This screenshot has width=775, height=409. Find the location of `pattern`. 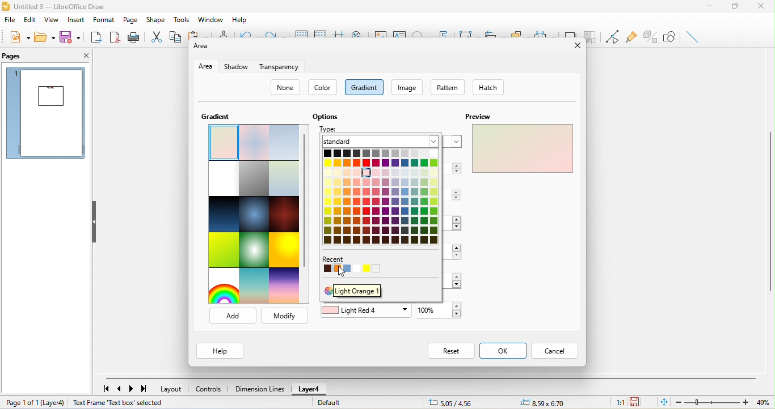

pattern is located at coordinates (450, 88).